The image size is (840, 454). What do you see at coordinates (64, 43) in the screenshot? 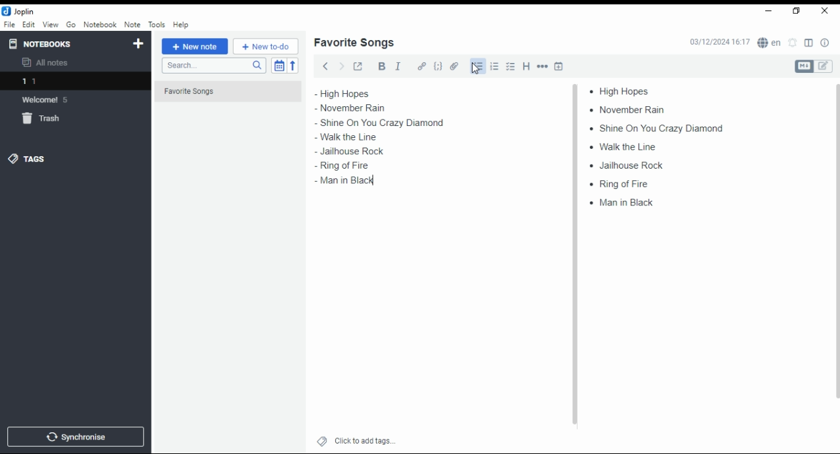
I see `notebooks` at bounding box center [64, 43].